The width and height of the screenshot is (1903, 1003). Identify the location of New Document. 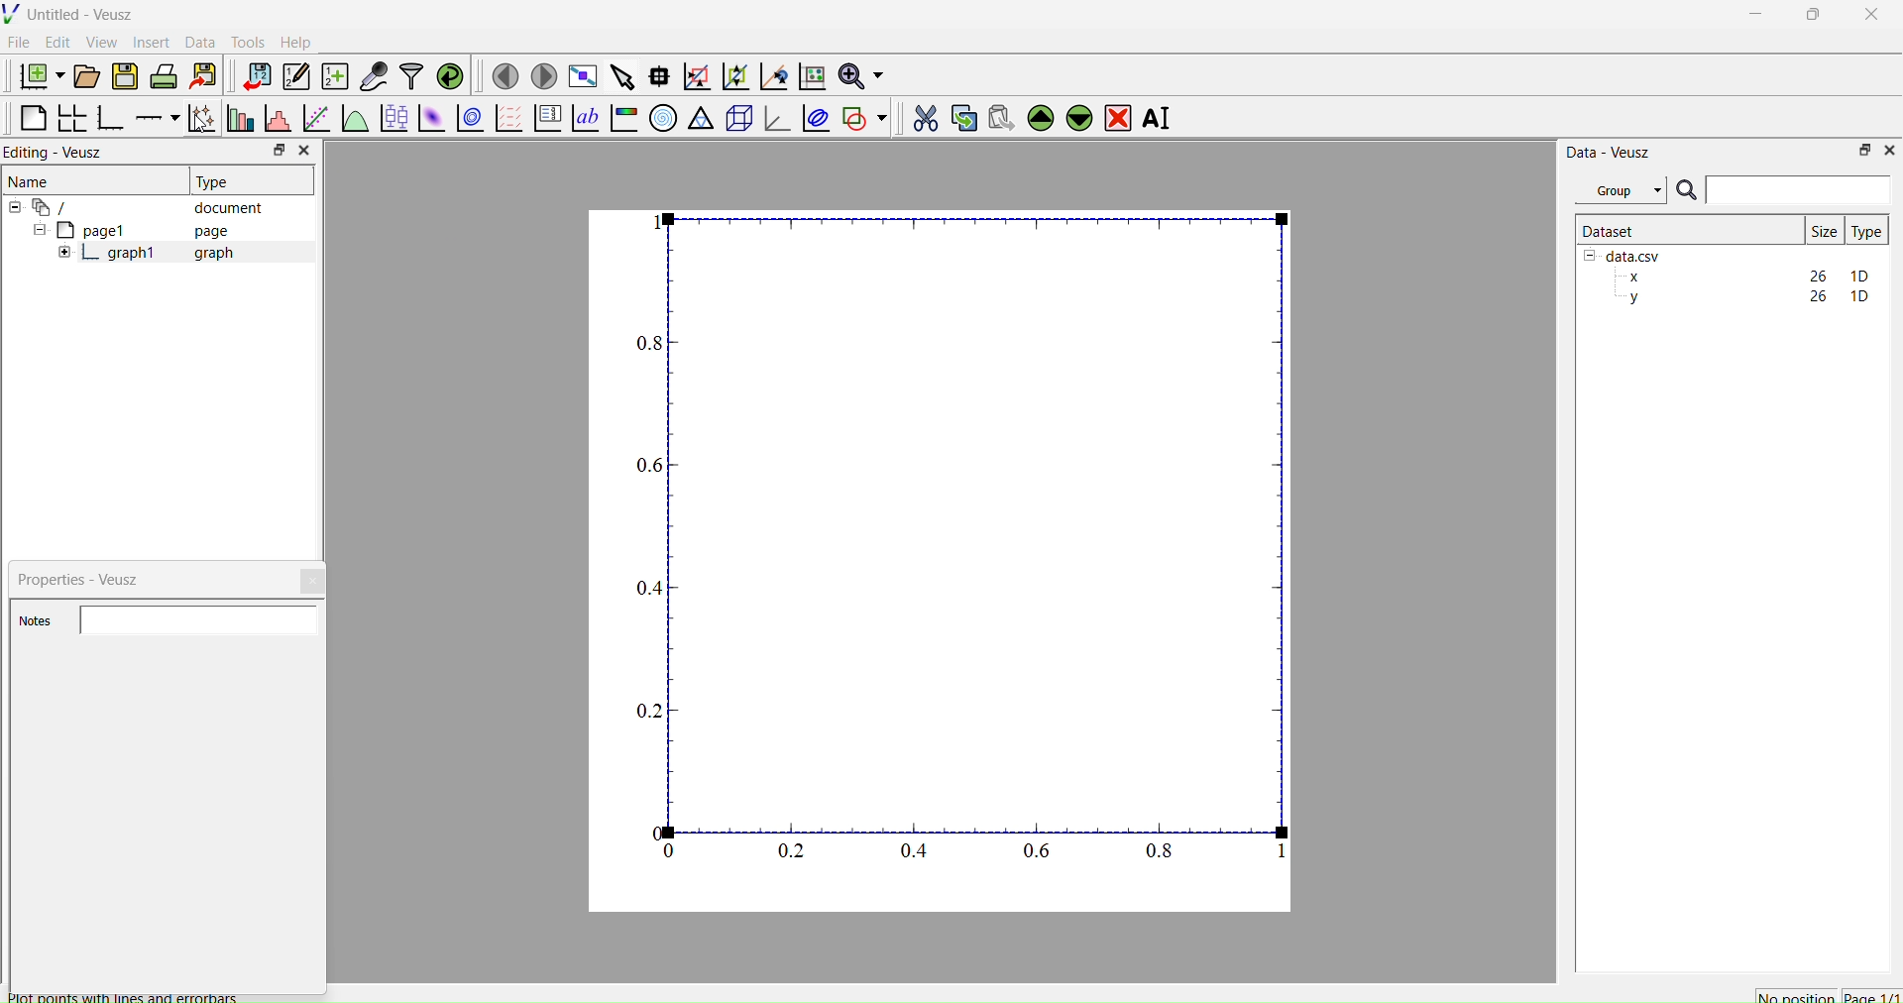
(37, 73).